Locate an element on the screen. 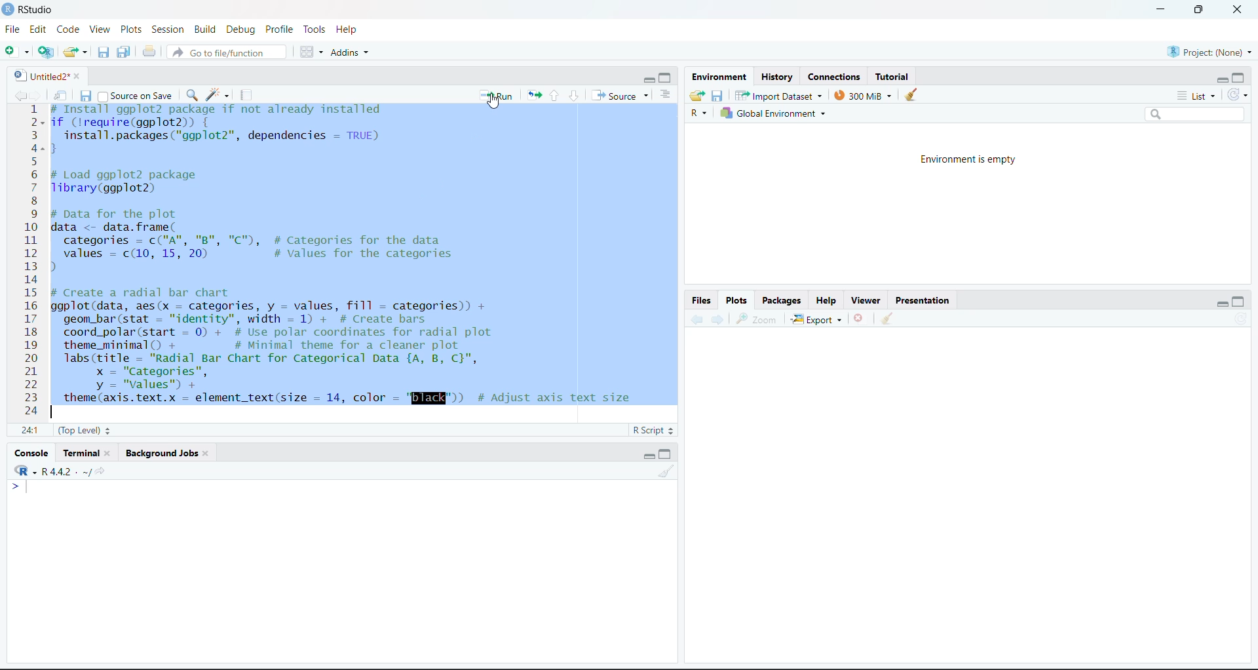 Image resolution: width=1258 pixels, height=670 pixels. R is located at coordinates (697, 113).